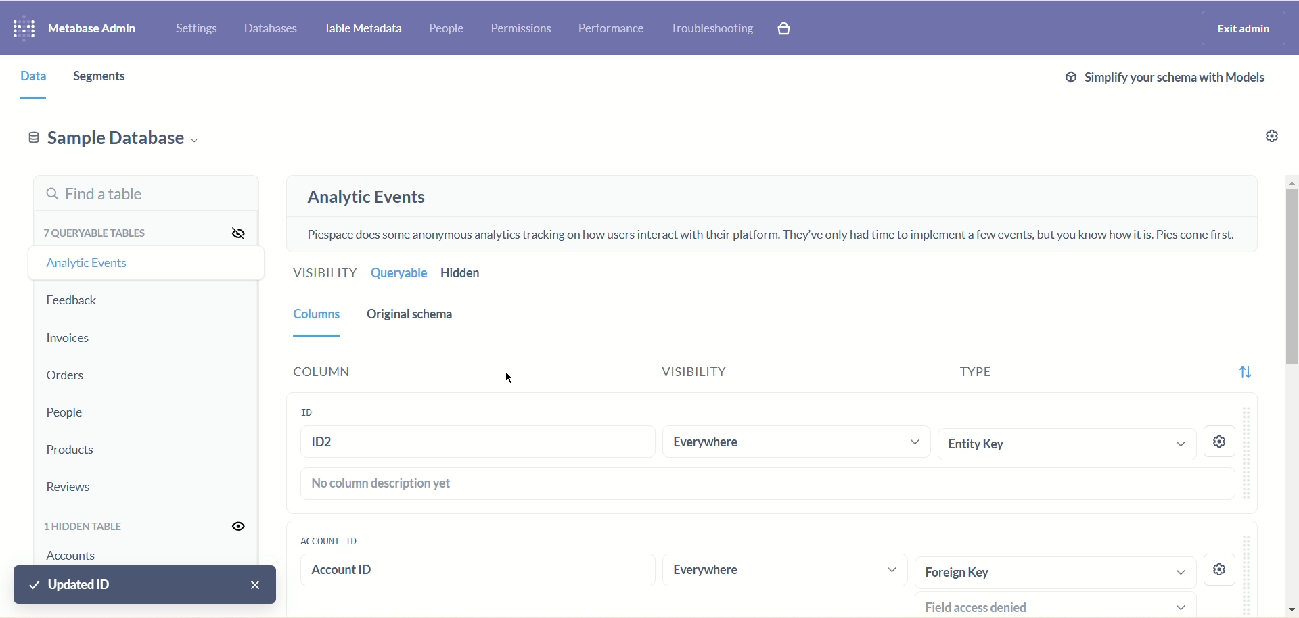 The image size is (1299, 618). What do you see at coordinates (64, 375) in the screenshot?
I see `Orders` at bounding box center [64, 375].